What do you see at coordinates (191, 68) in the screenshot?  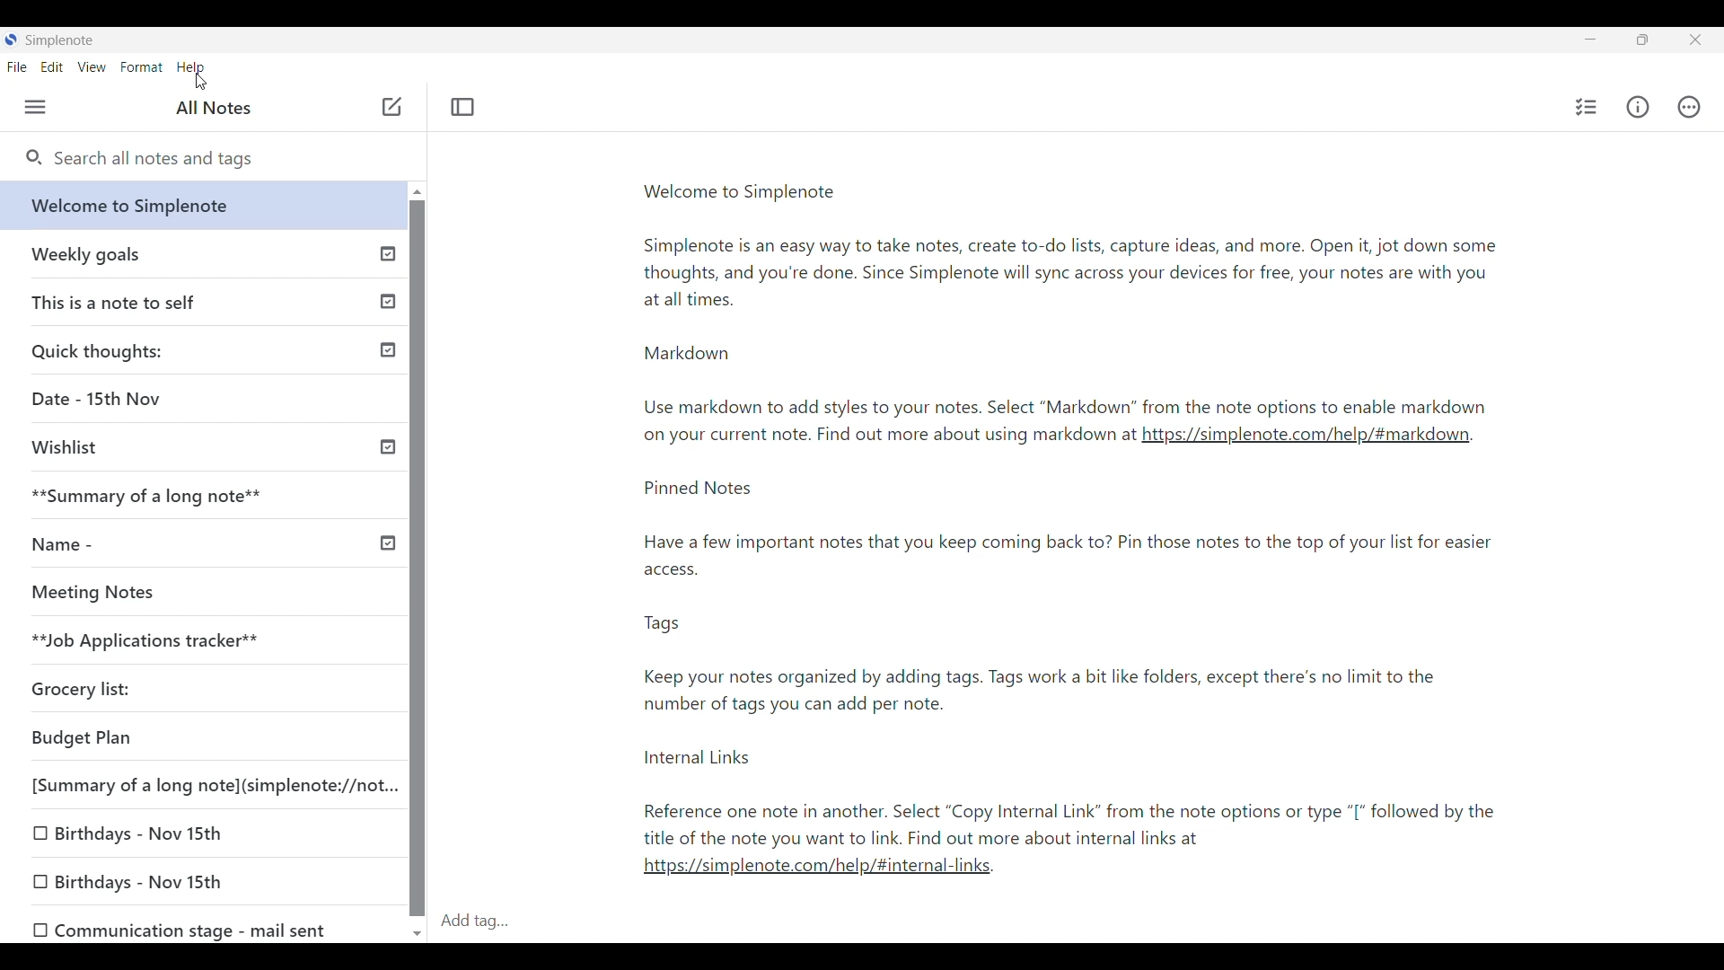 I see `Help menu` at bounding box center [191, 68].